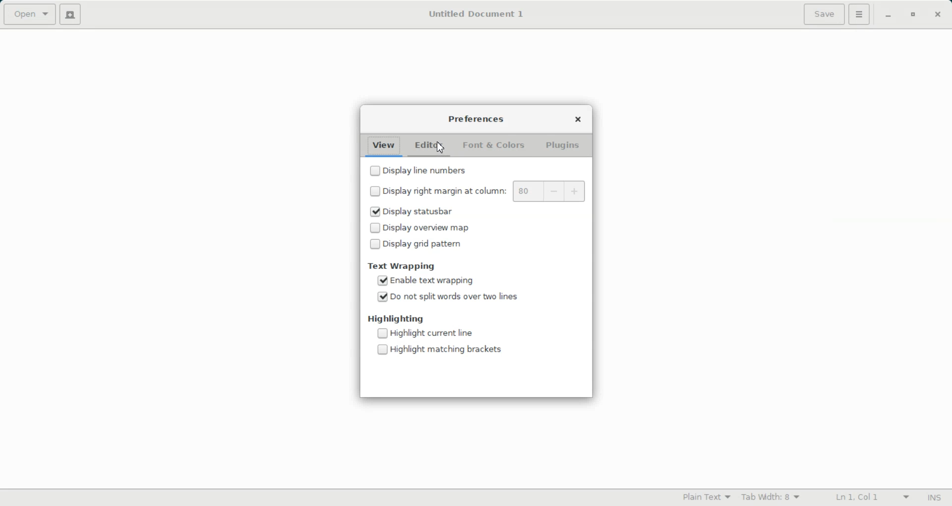  Describe the element at coordinates (493, 147) in the screenshot. I see `Font & Colors` at that location.